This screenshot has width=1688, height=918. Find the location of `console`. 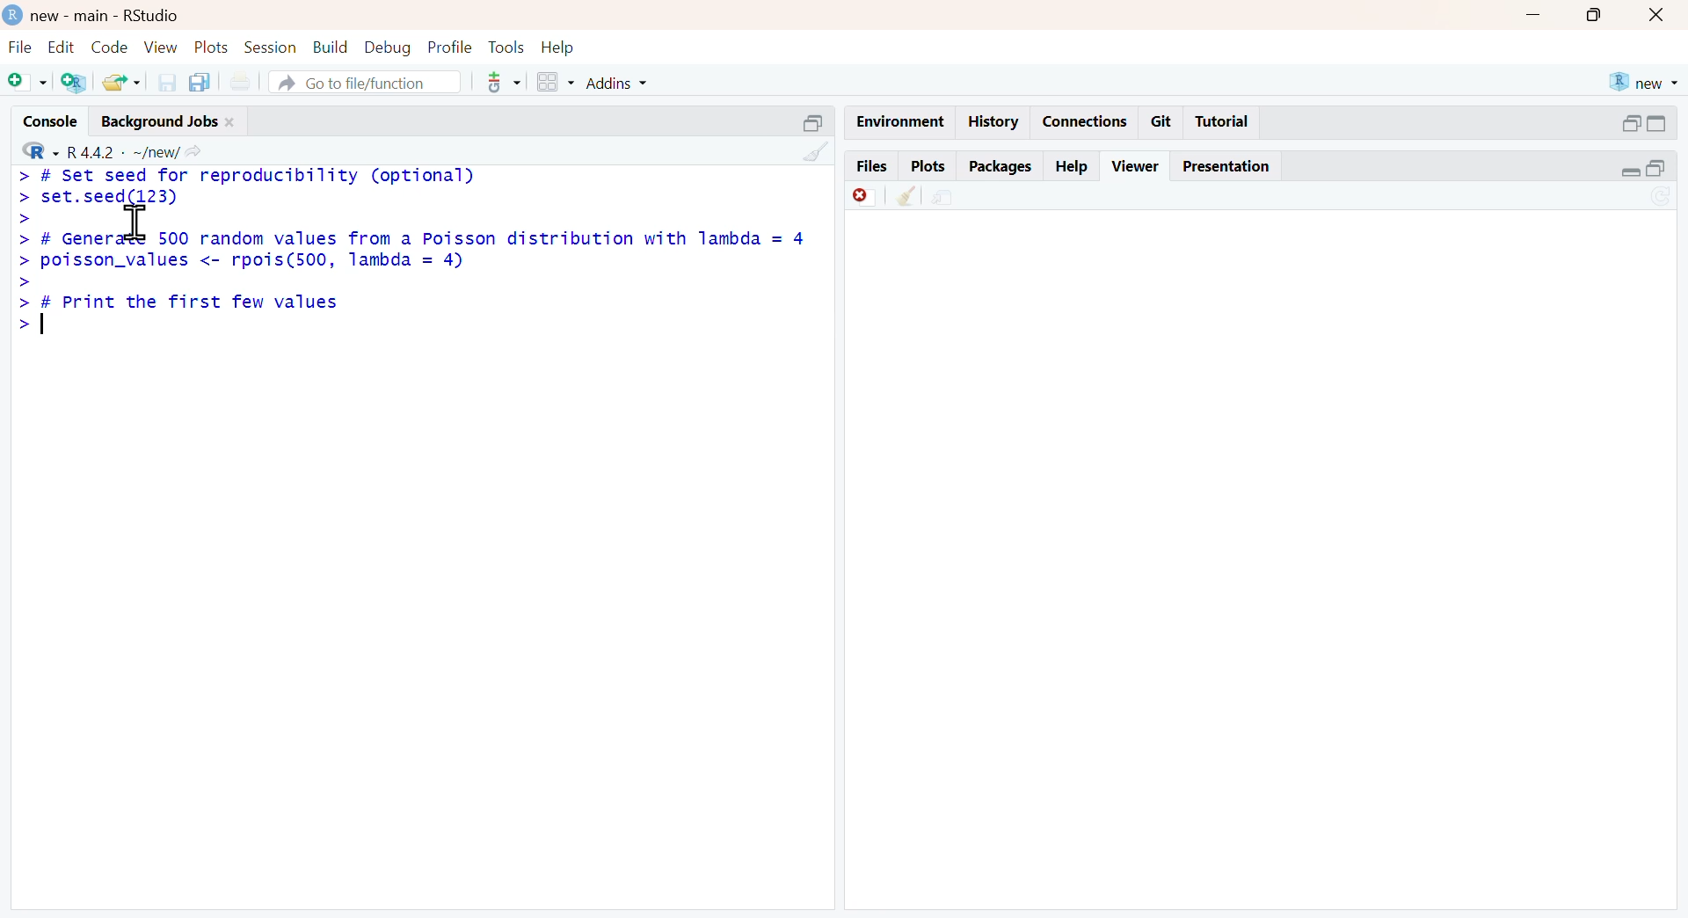

console is located at coordinates (51, 121).